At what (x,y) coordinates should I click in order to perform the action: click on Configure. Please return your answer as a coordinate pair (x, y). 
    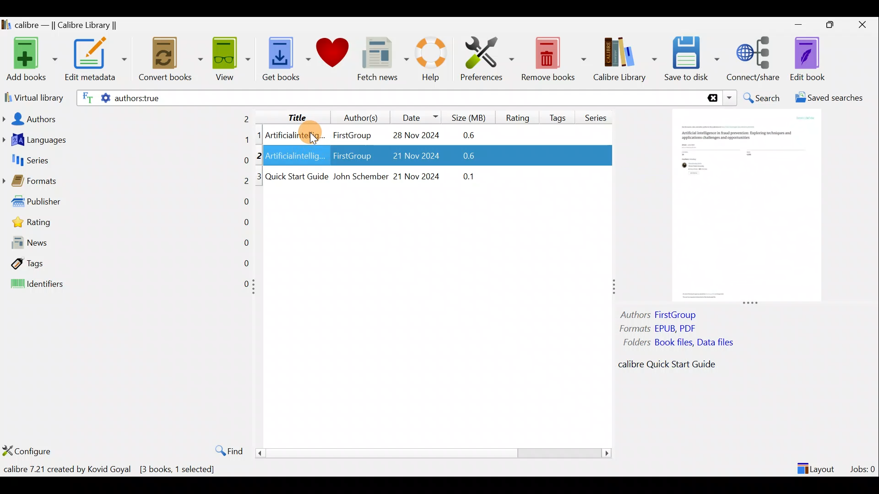
    Looking at the image, I should click on (29, 451).